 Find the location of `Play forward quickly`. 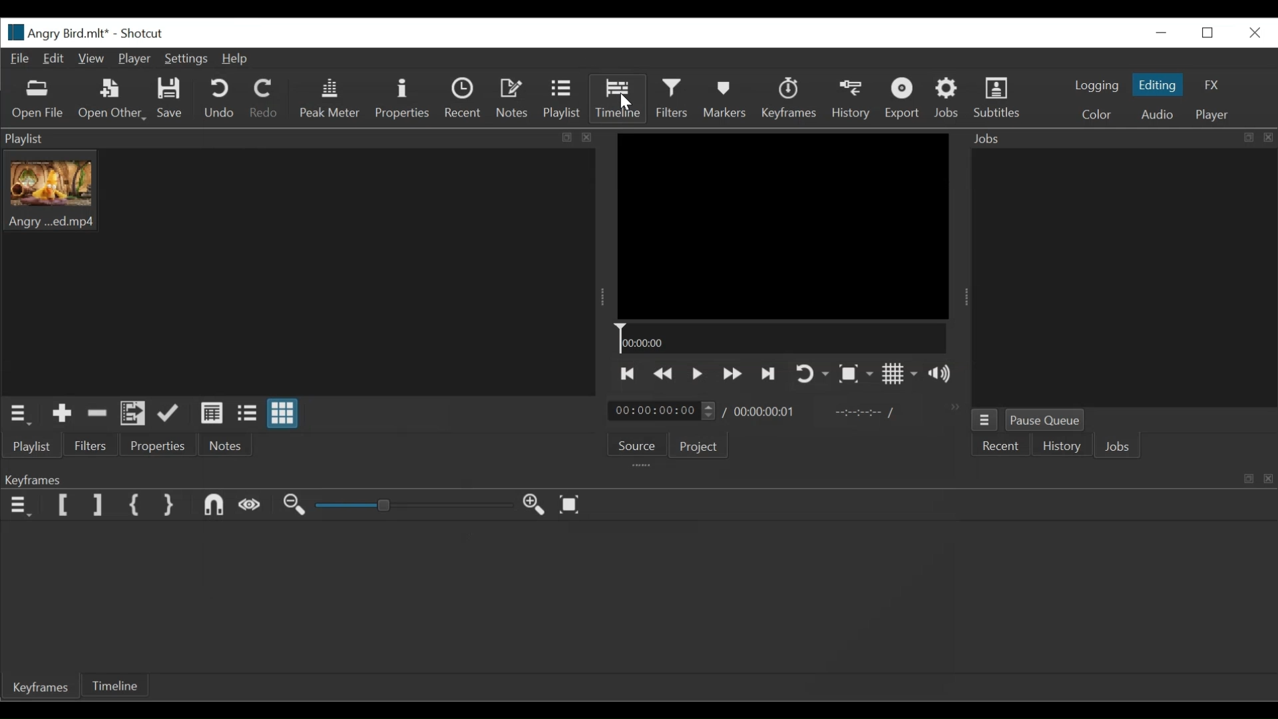

Play forward quickly is located at coordinates (734, 374).